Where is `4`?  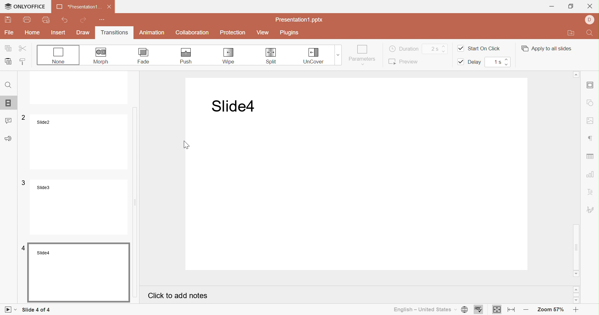
4 is located at coordinates (22, 248).